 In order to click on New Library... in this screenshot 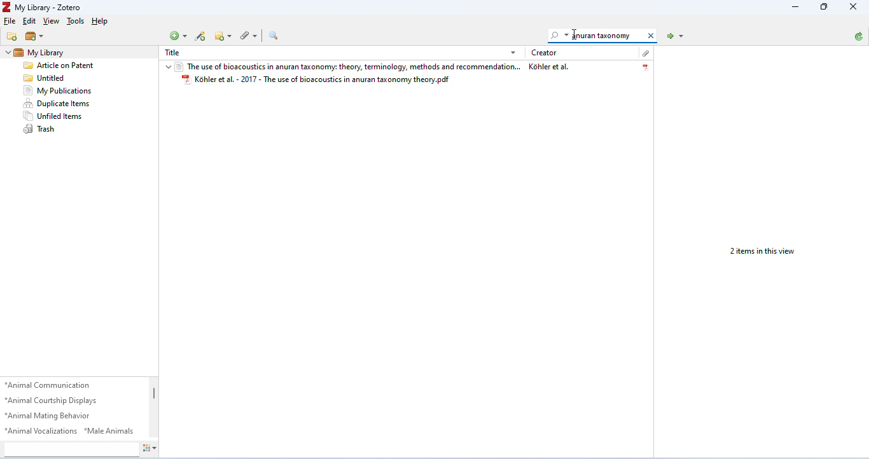, I will do `click(35, 37)`.